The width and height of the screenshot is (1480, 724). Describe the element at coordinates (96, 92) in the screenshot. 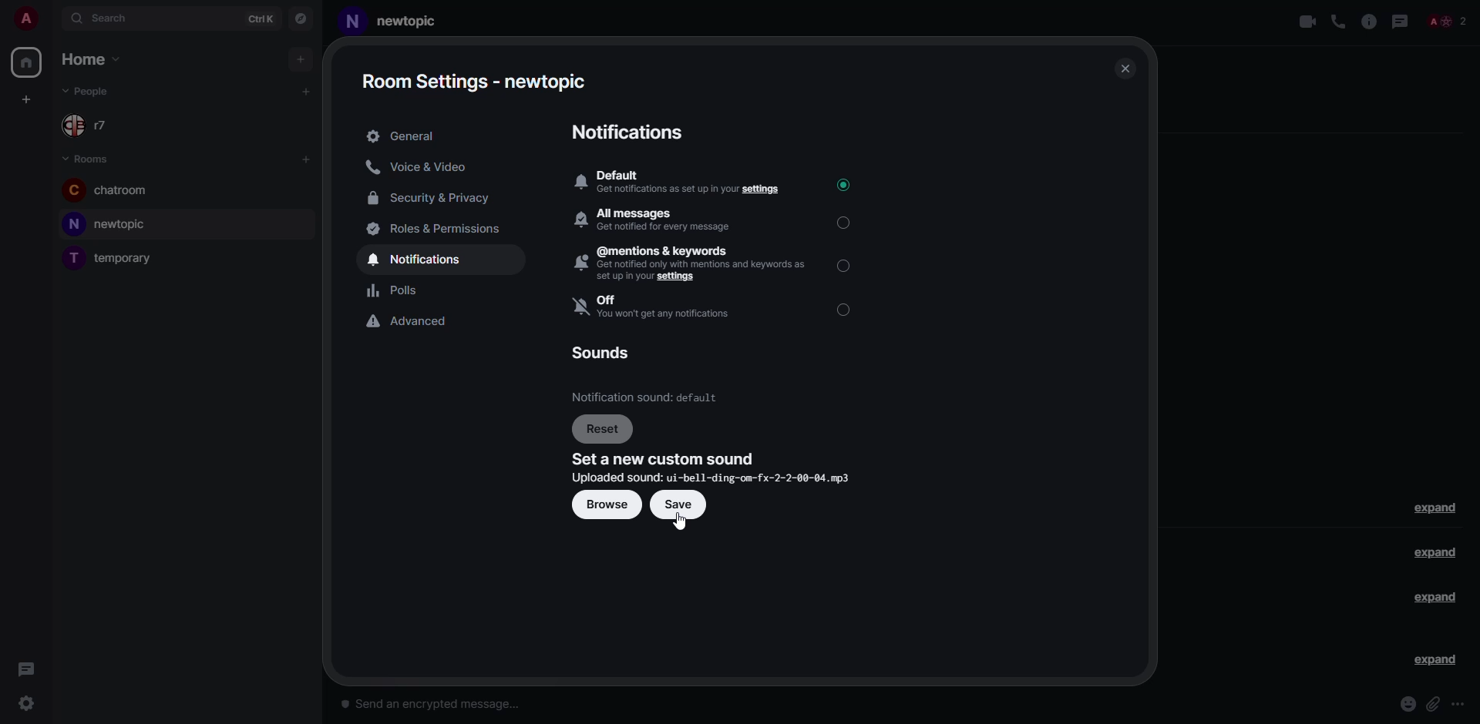

I see `people` at that location.